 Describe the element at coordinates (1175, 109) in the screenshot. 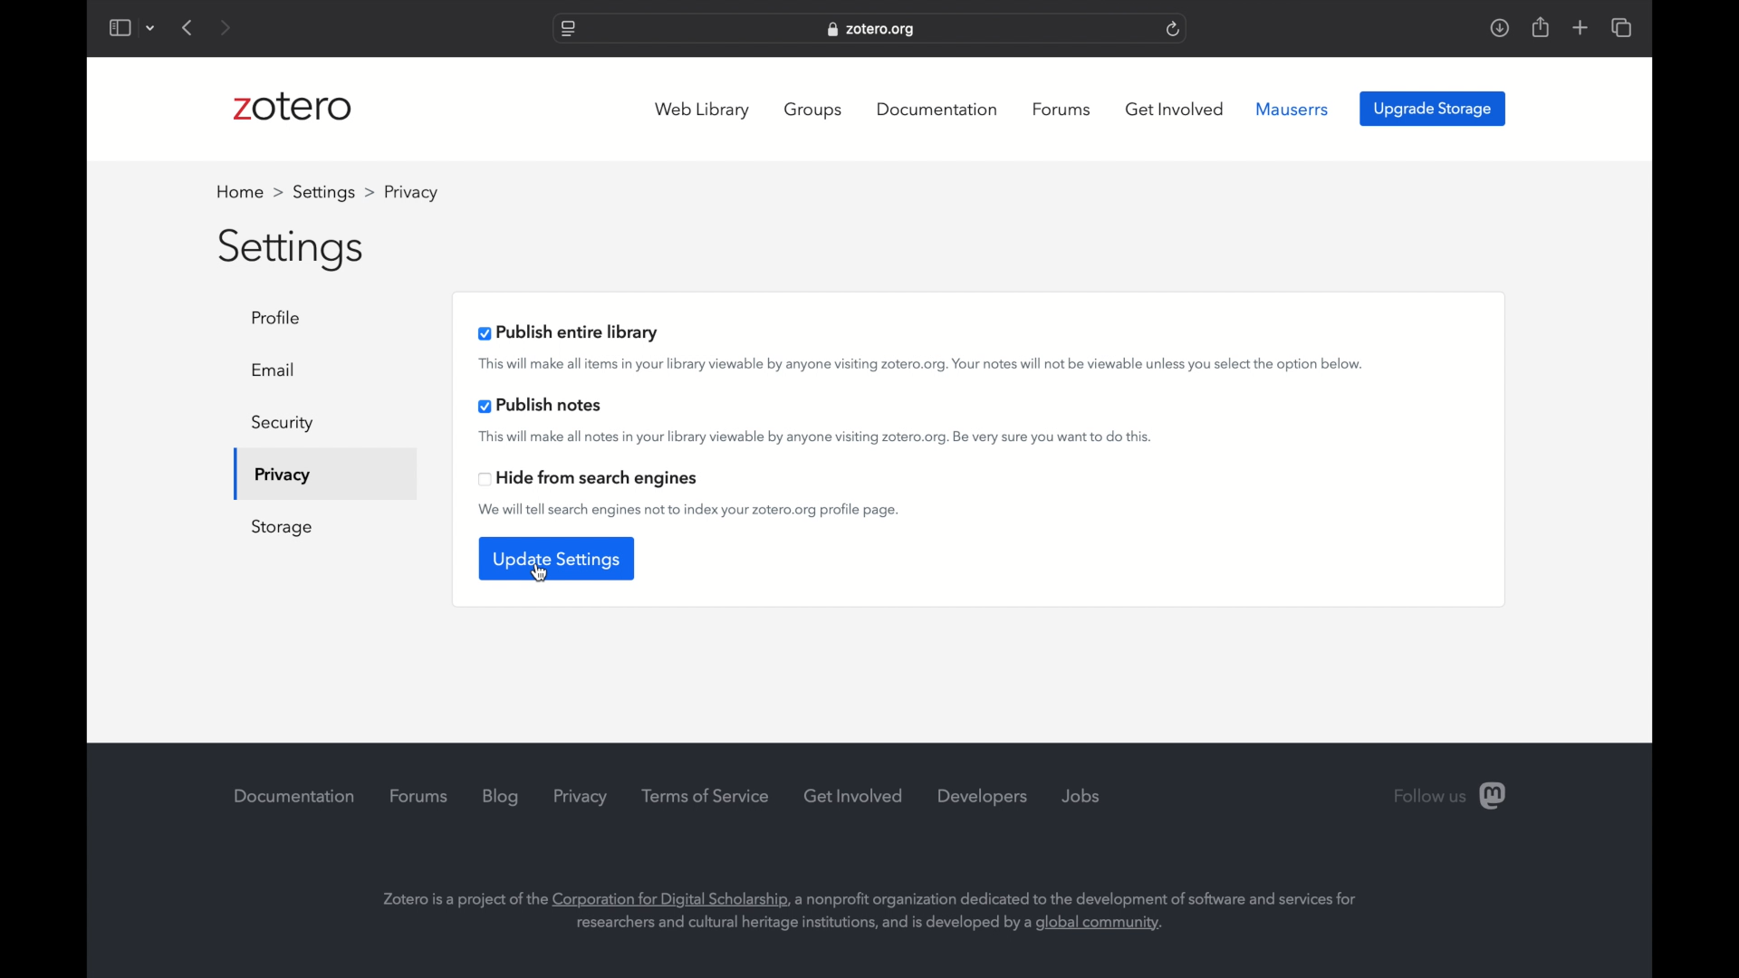

I see `get involved` at that location.